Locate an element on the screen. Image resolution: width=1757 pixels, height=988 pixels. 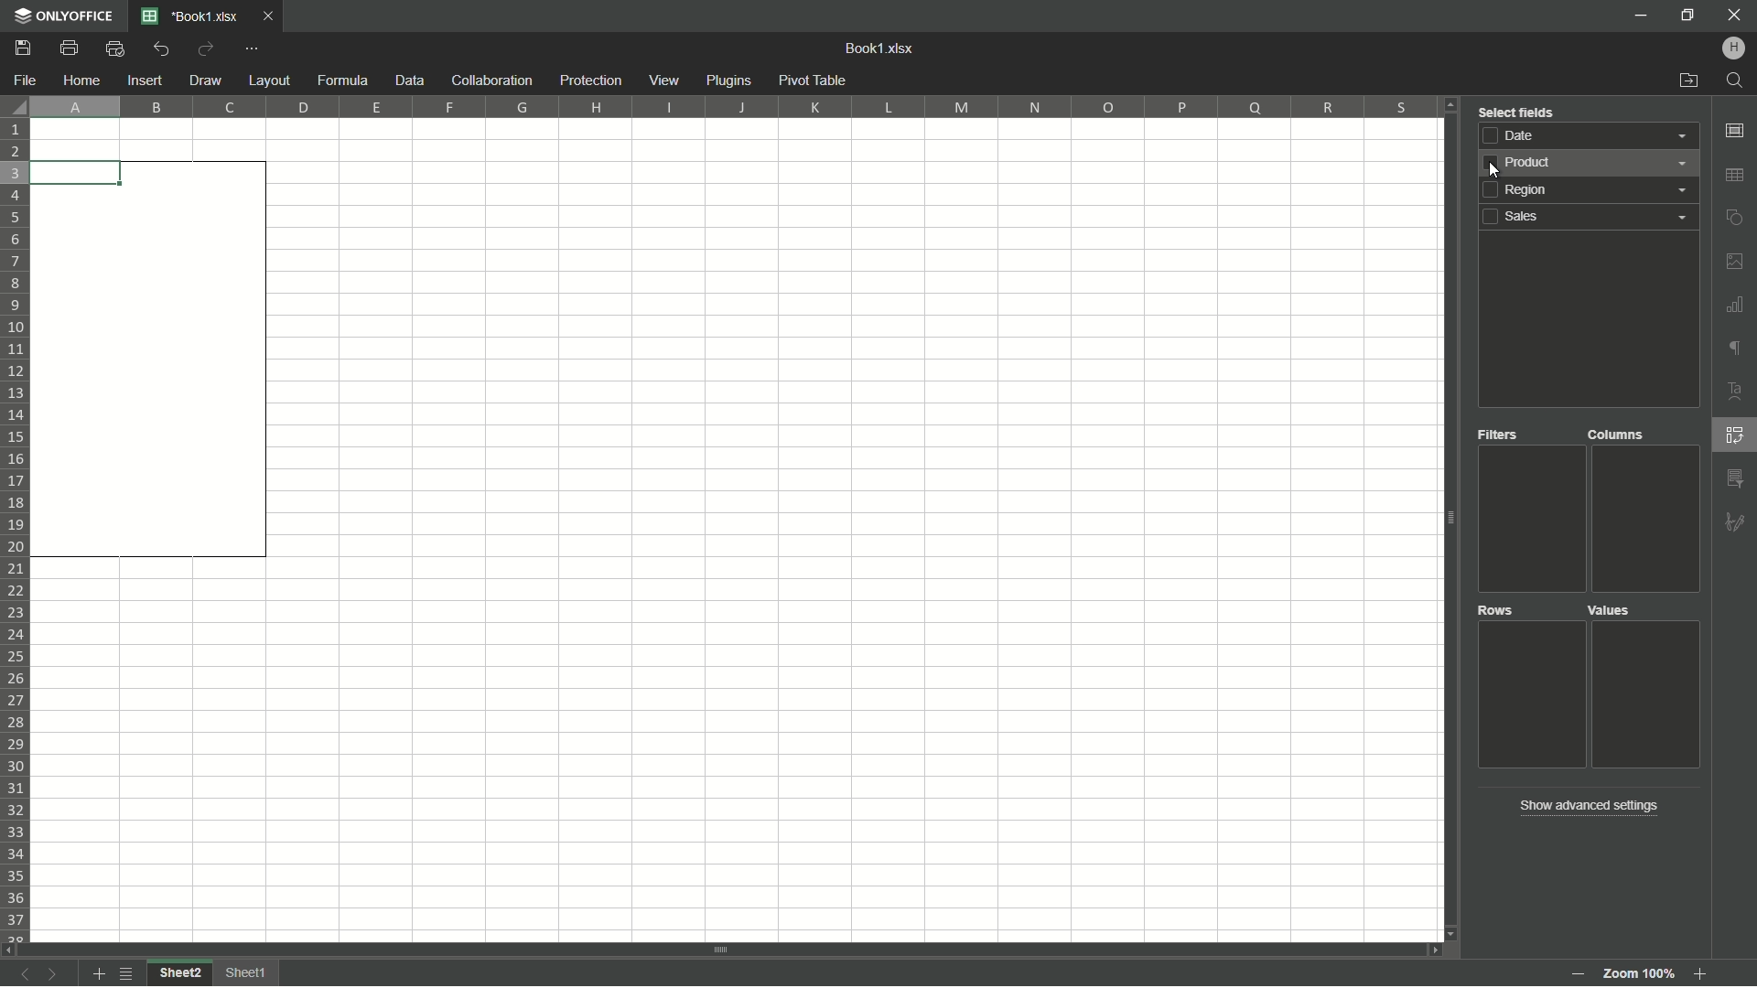
Select fields is located at coordinates (1517, 110).